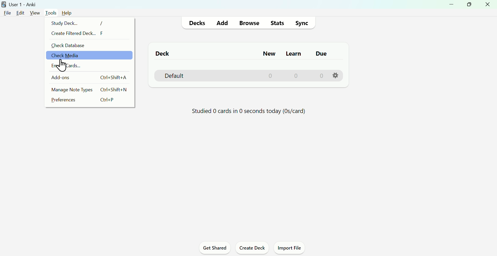  What do you see at coordinates (66, 56) in the screenshot?
I see `check media` at bounding box center [66, 56].